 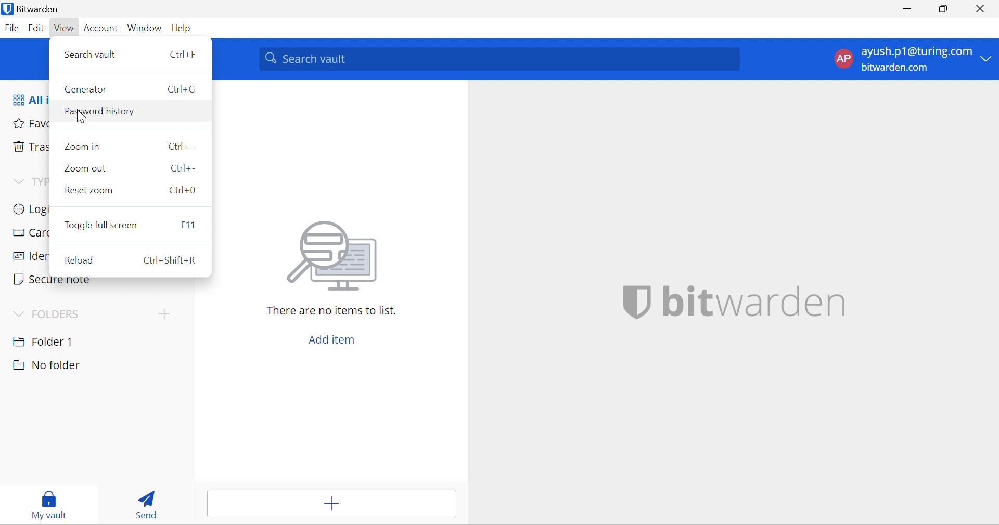 What do you see at coordinates (131, 168) in the screenshot?
I see `zoom out` at bounding box center [131, 168].